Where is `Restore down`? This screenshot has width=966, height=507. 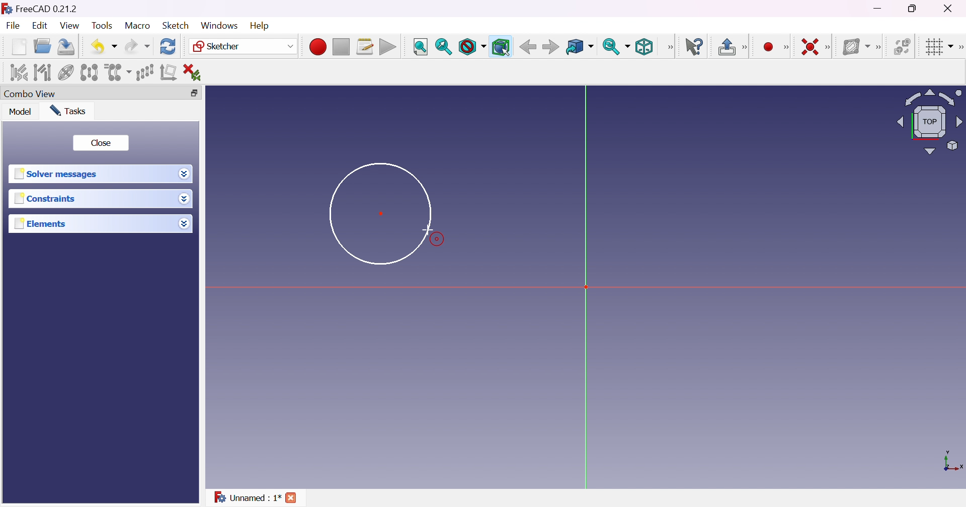
Restore down is located at coordinates (193, 93).